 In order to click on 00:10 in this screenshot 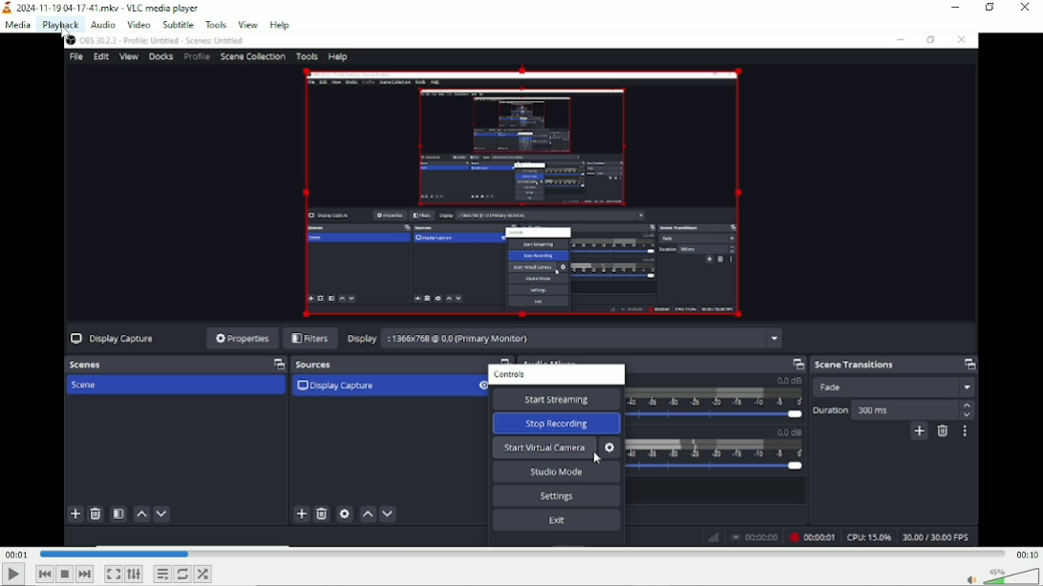, I will do `click(1028, 554)`.